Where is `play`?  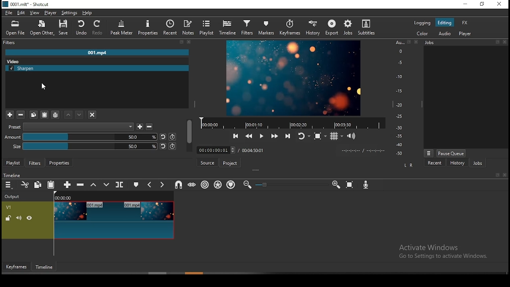 play is located at coordinates (263, 136).